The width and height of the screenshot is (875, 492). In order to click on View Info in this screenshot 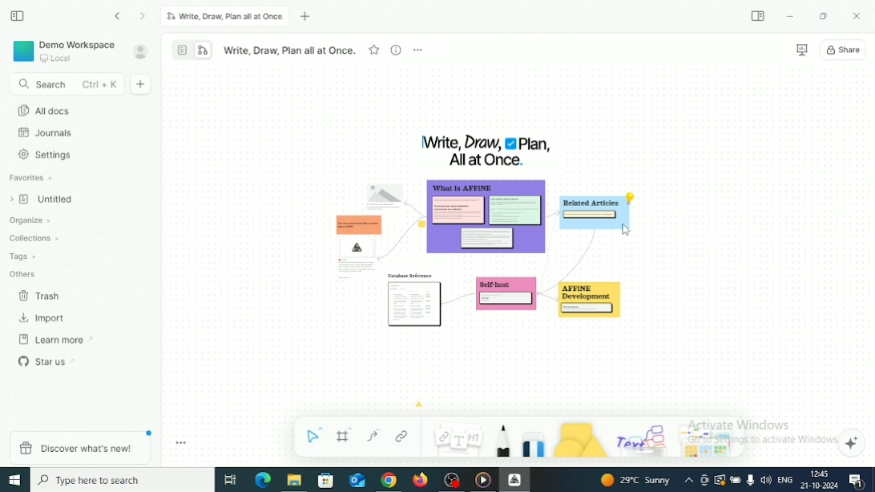, I will do `click(395, 50)`.